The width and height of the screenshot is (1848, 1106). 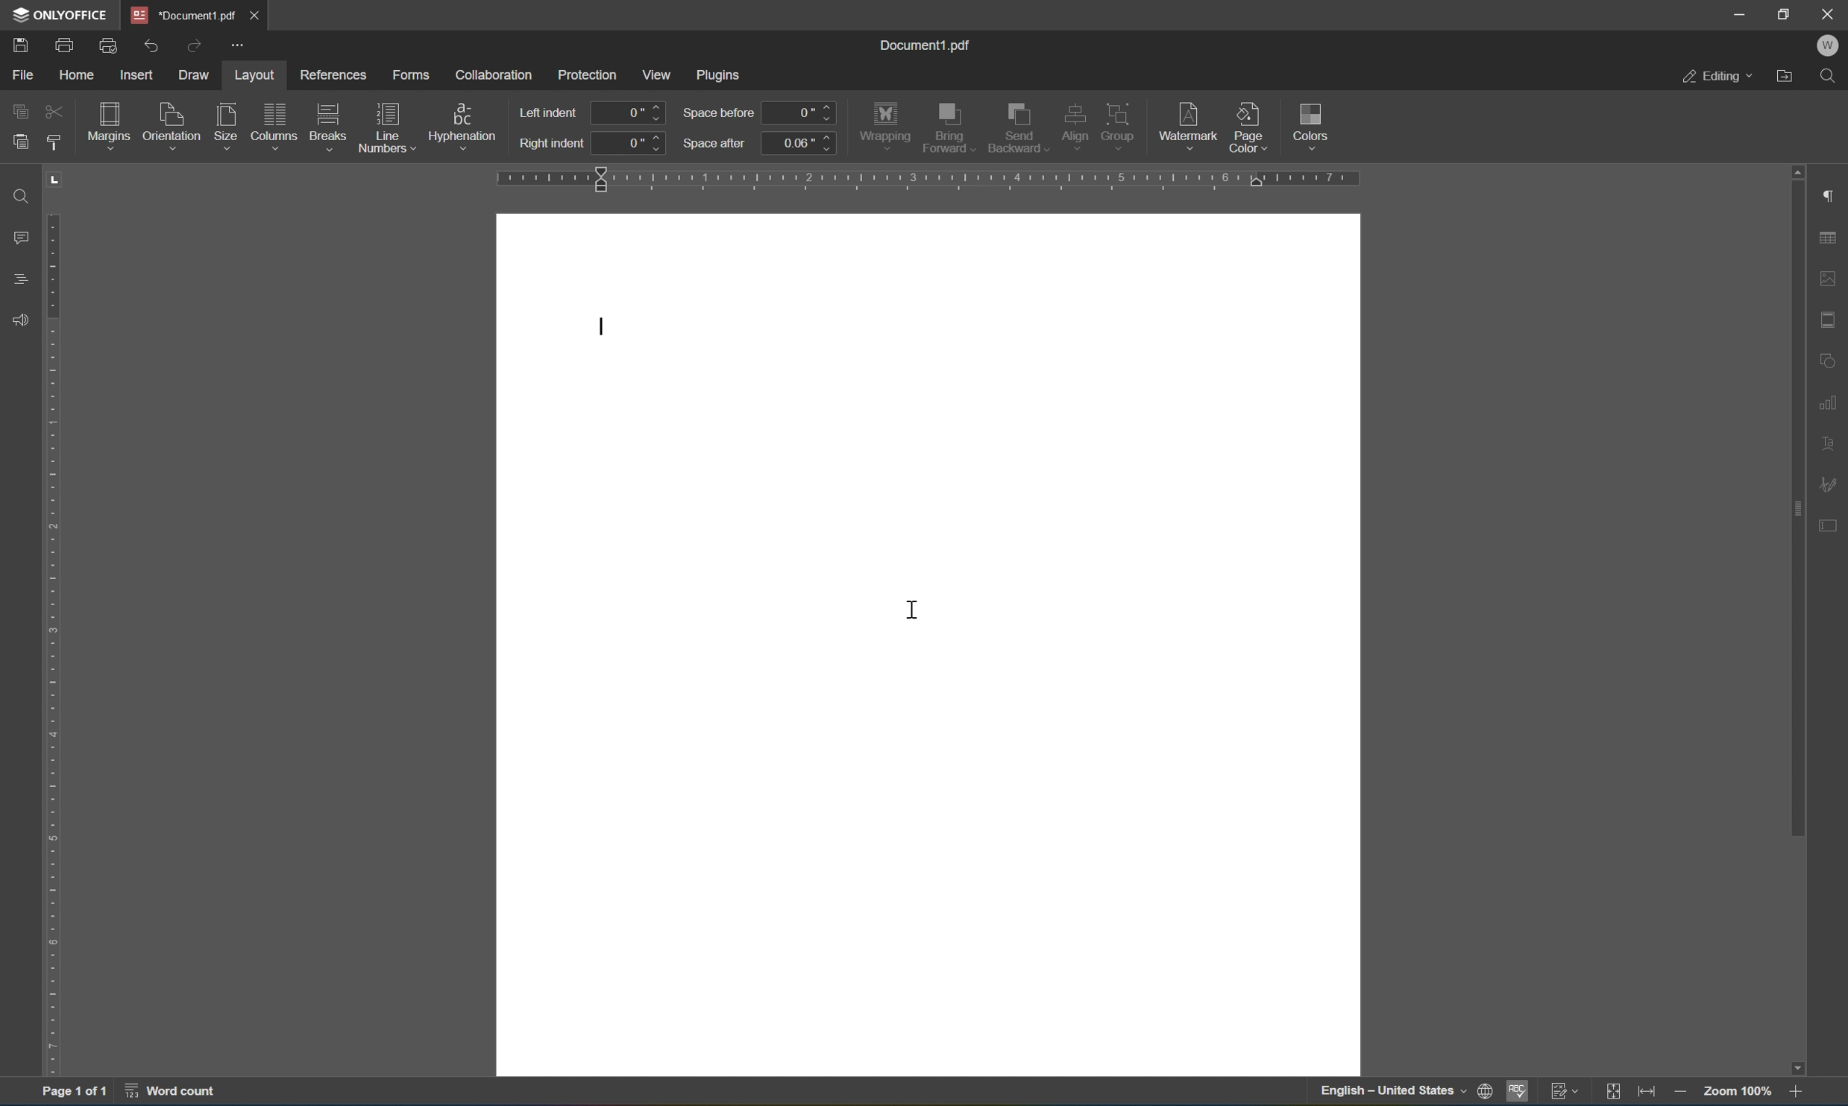 What do you see at coordinates (799, 142) in the screenshot?
I see `0.06` at bounding box center [799, 142].